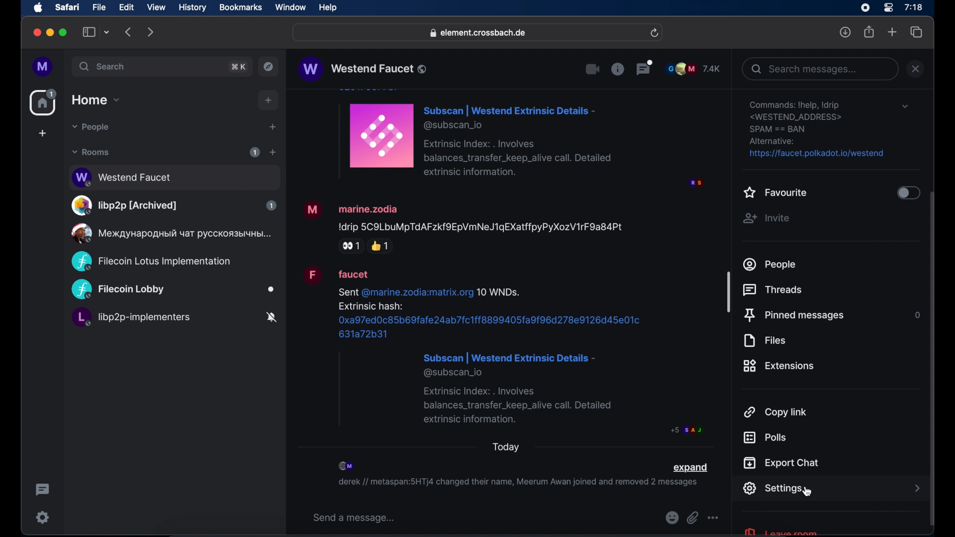 The height and width of the screenshot is (537, 955). Describe the element at coordinates (43, 517) in the screenshot. I see `settings` at that location.